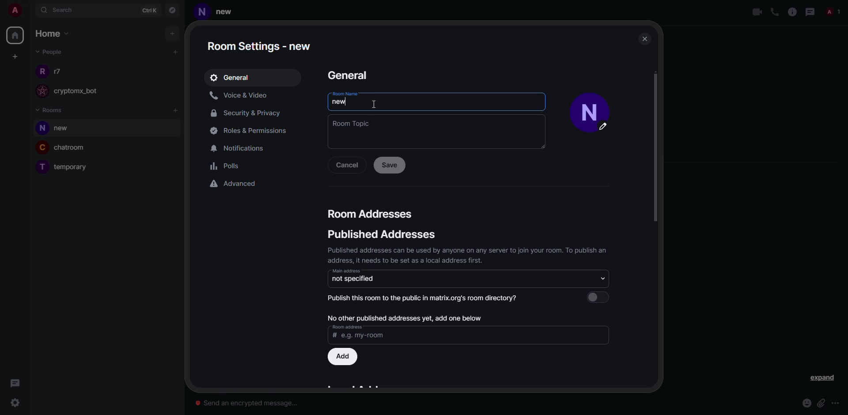  What do you see at coordinates (60, 71) in the screenshot?
I see `people` at bounding box center [60, 71].